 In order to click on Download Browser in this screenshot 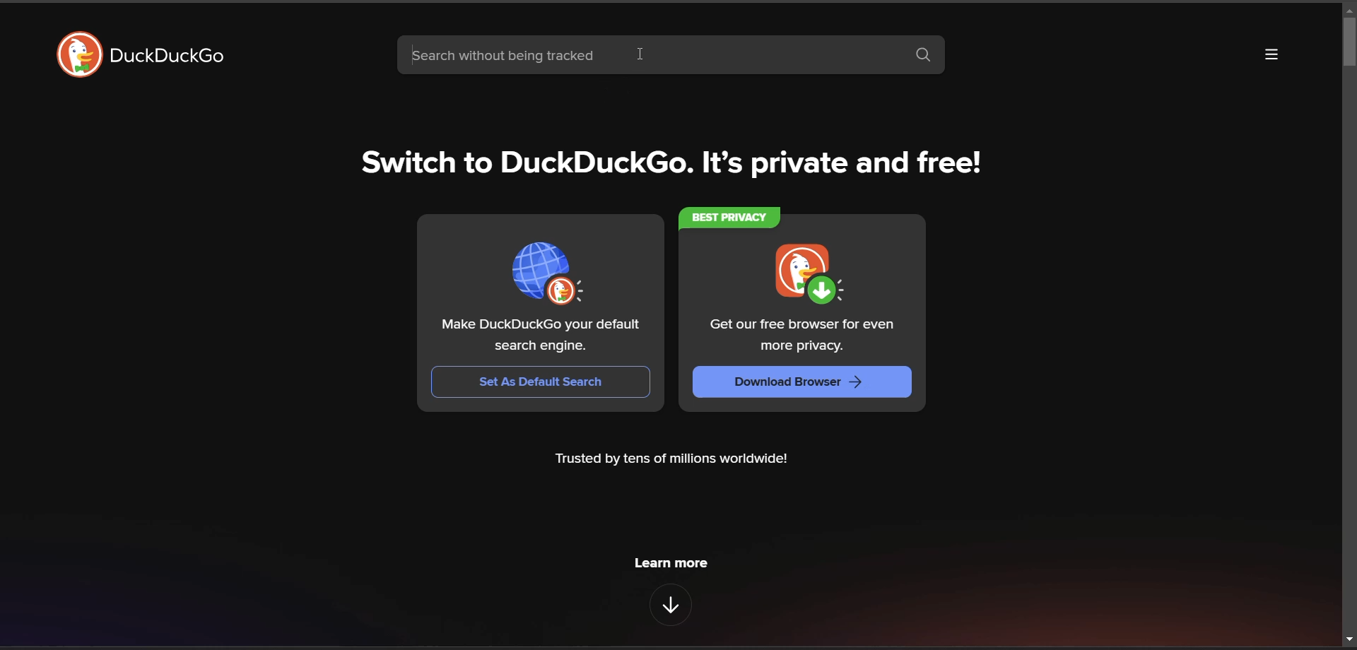, I will do `click(801, 382)`.